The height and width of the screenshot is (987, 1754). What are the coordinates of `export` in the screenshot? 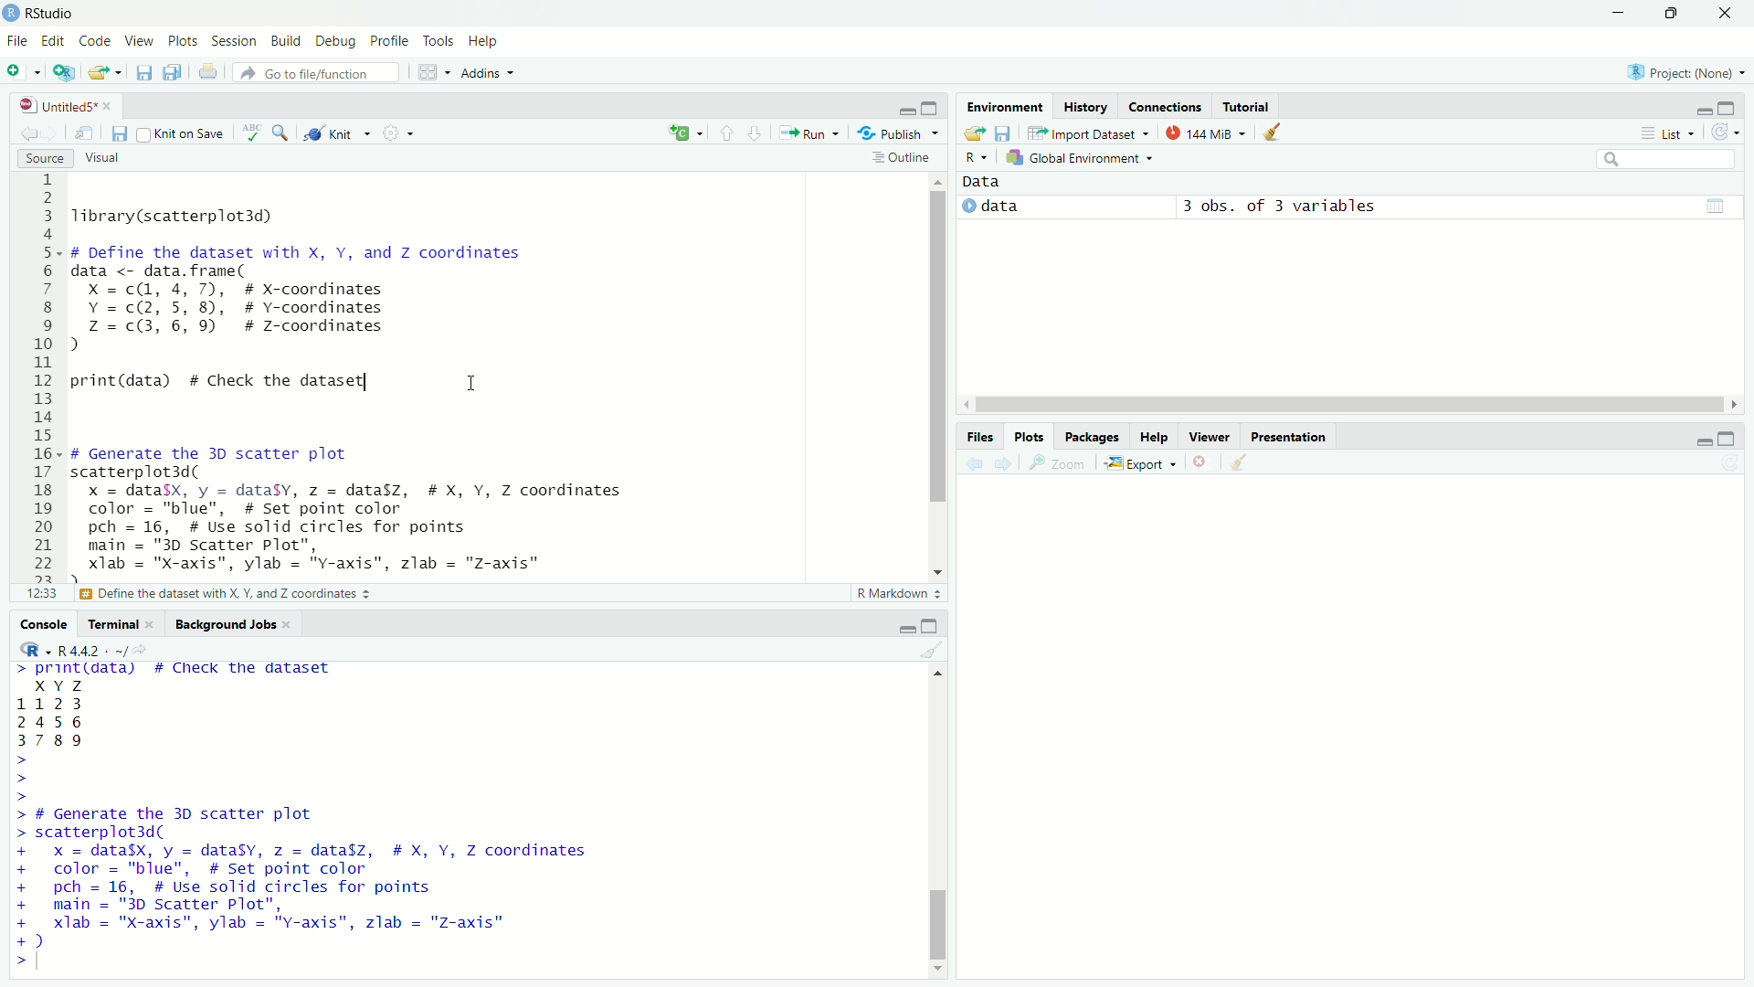 It's located at (1140, 462).